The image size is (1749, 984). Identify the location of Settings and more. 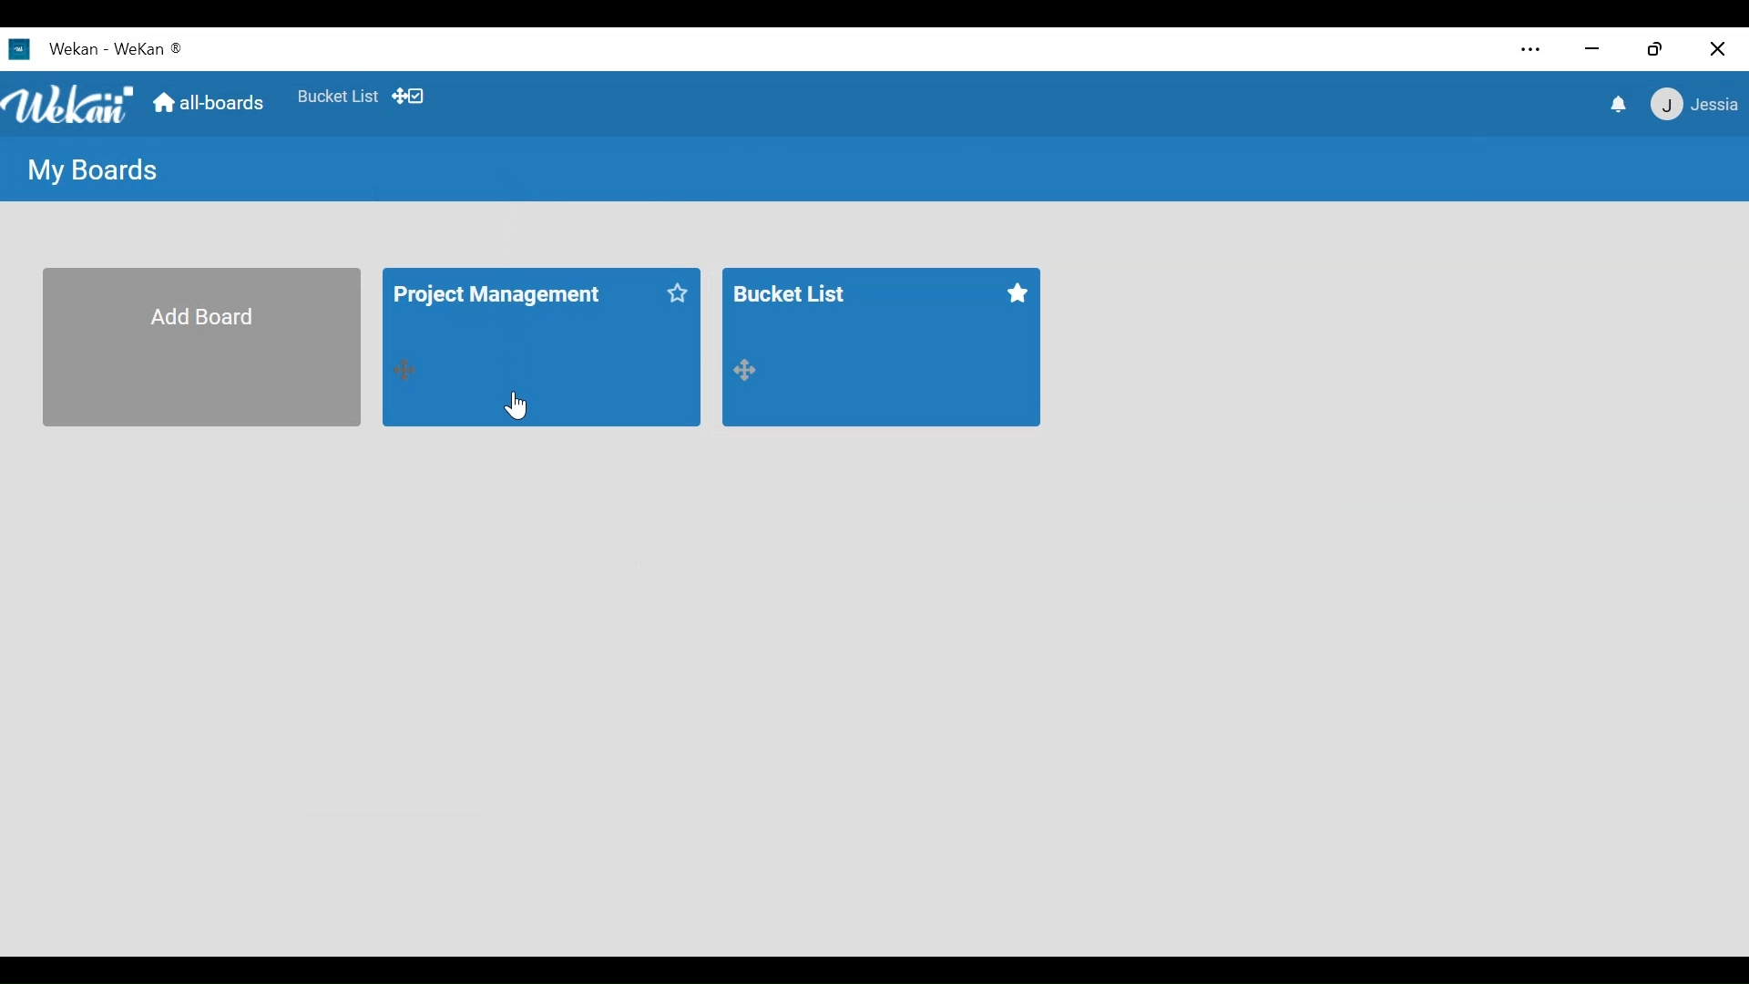
(1532, 50).